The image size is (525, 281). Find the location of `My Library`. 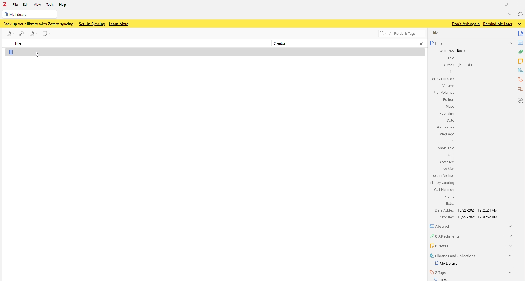

My Library is located at coordinates (29, 14).